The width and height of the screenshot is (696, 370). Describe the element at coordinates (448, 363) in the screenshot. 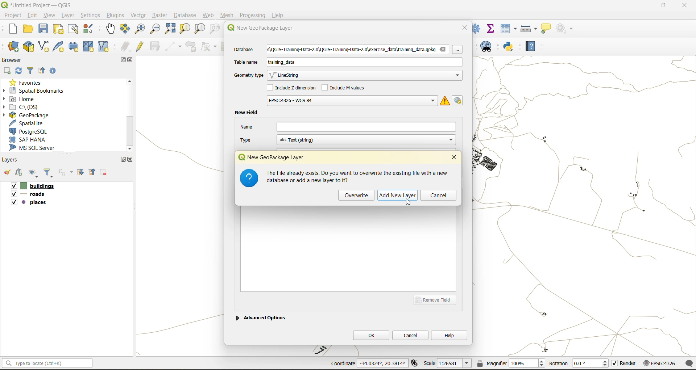

I see `scale(1:26581)` at that location.